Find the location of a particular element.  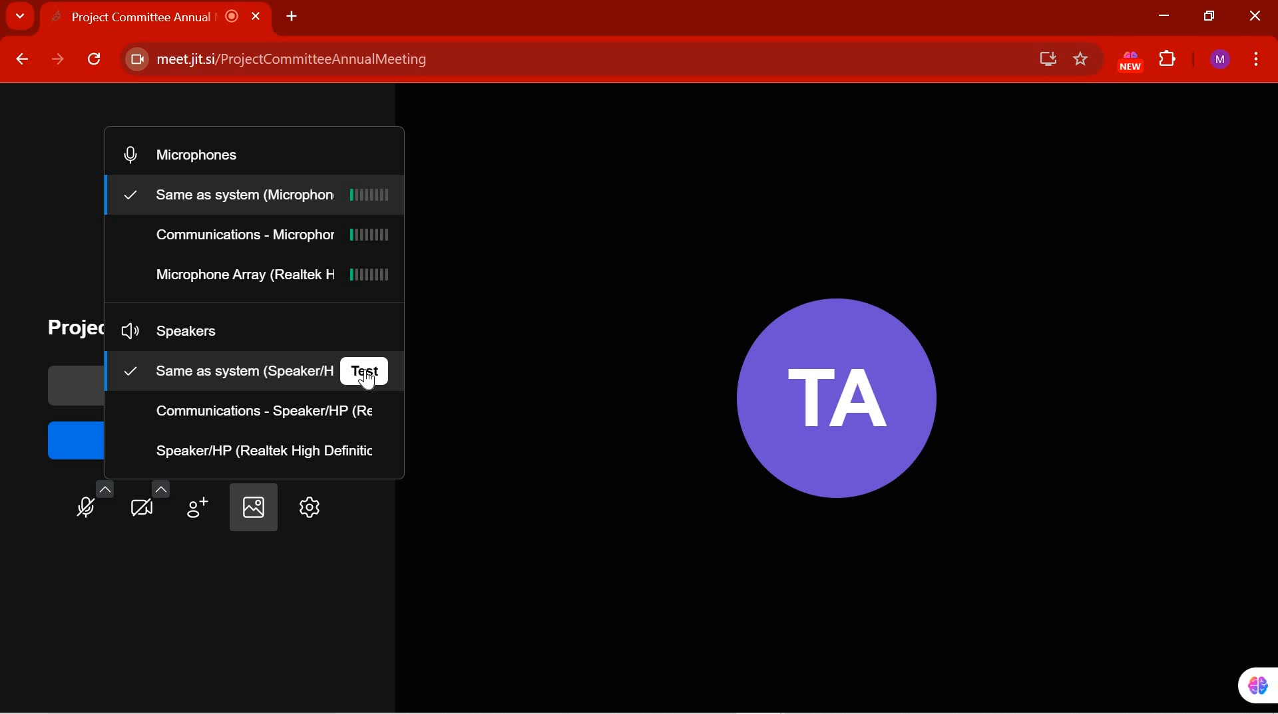

communications - Microphone is located at coordinates (272, 237).